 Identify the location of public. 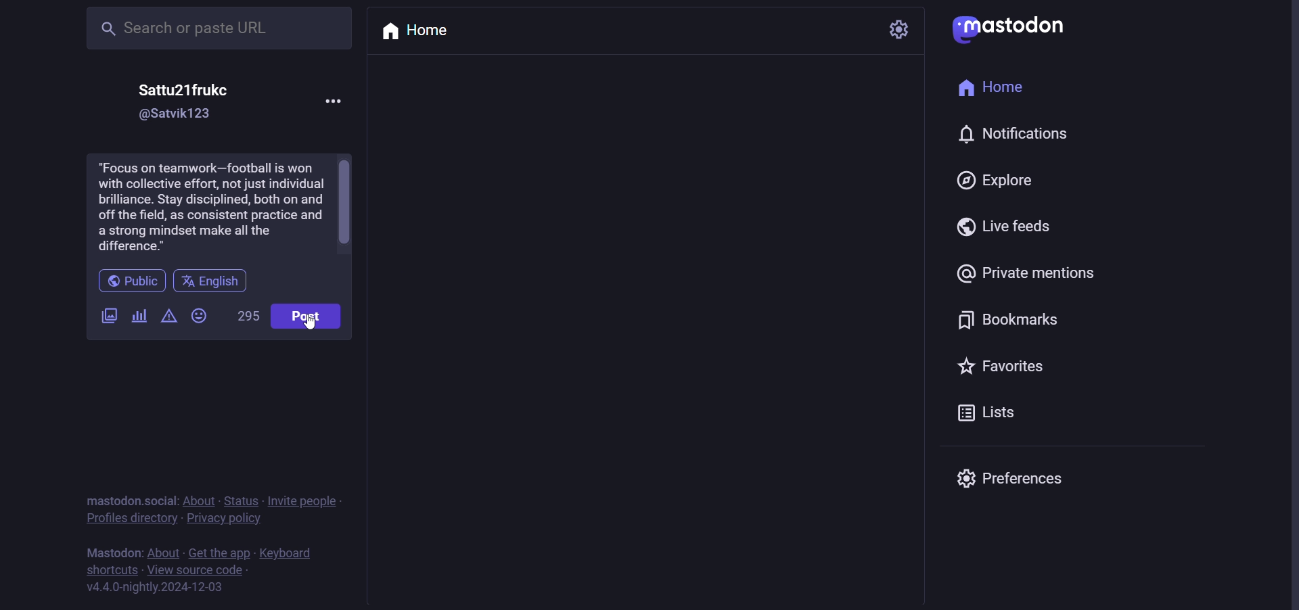
(131, 279).